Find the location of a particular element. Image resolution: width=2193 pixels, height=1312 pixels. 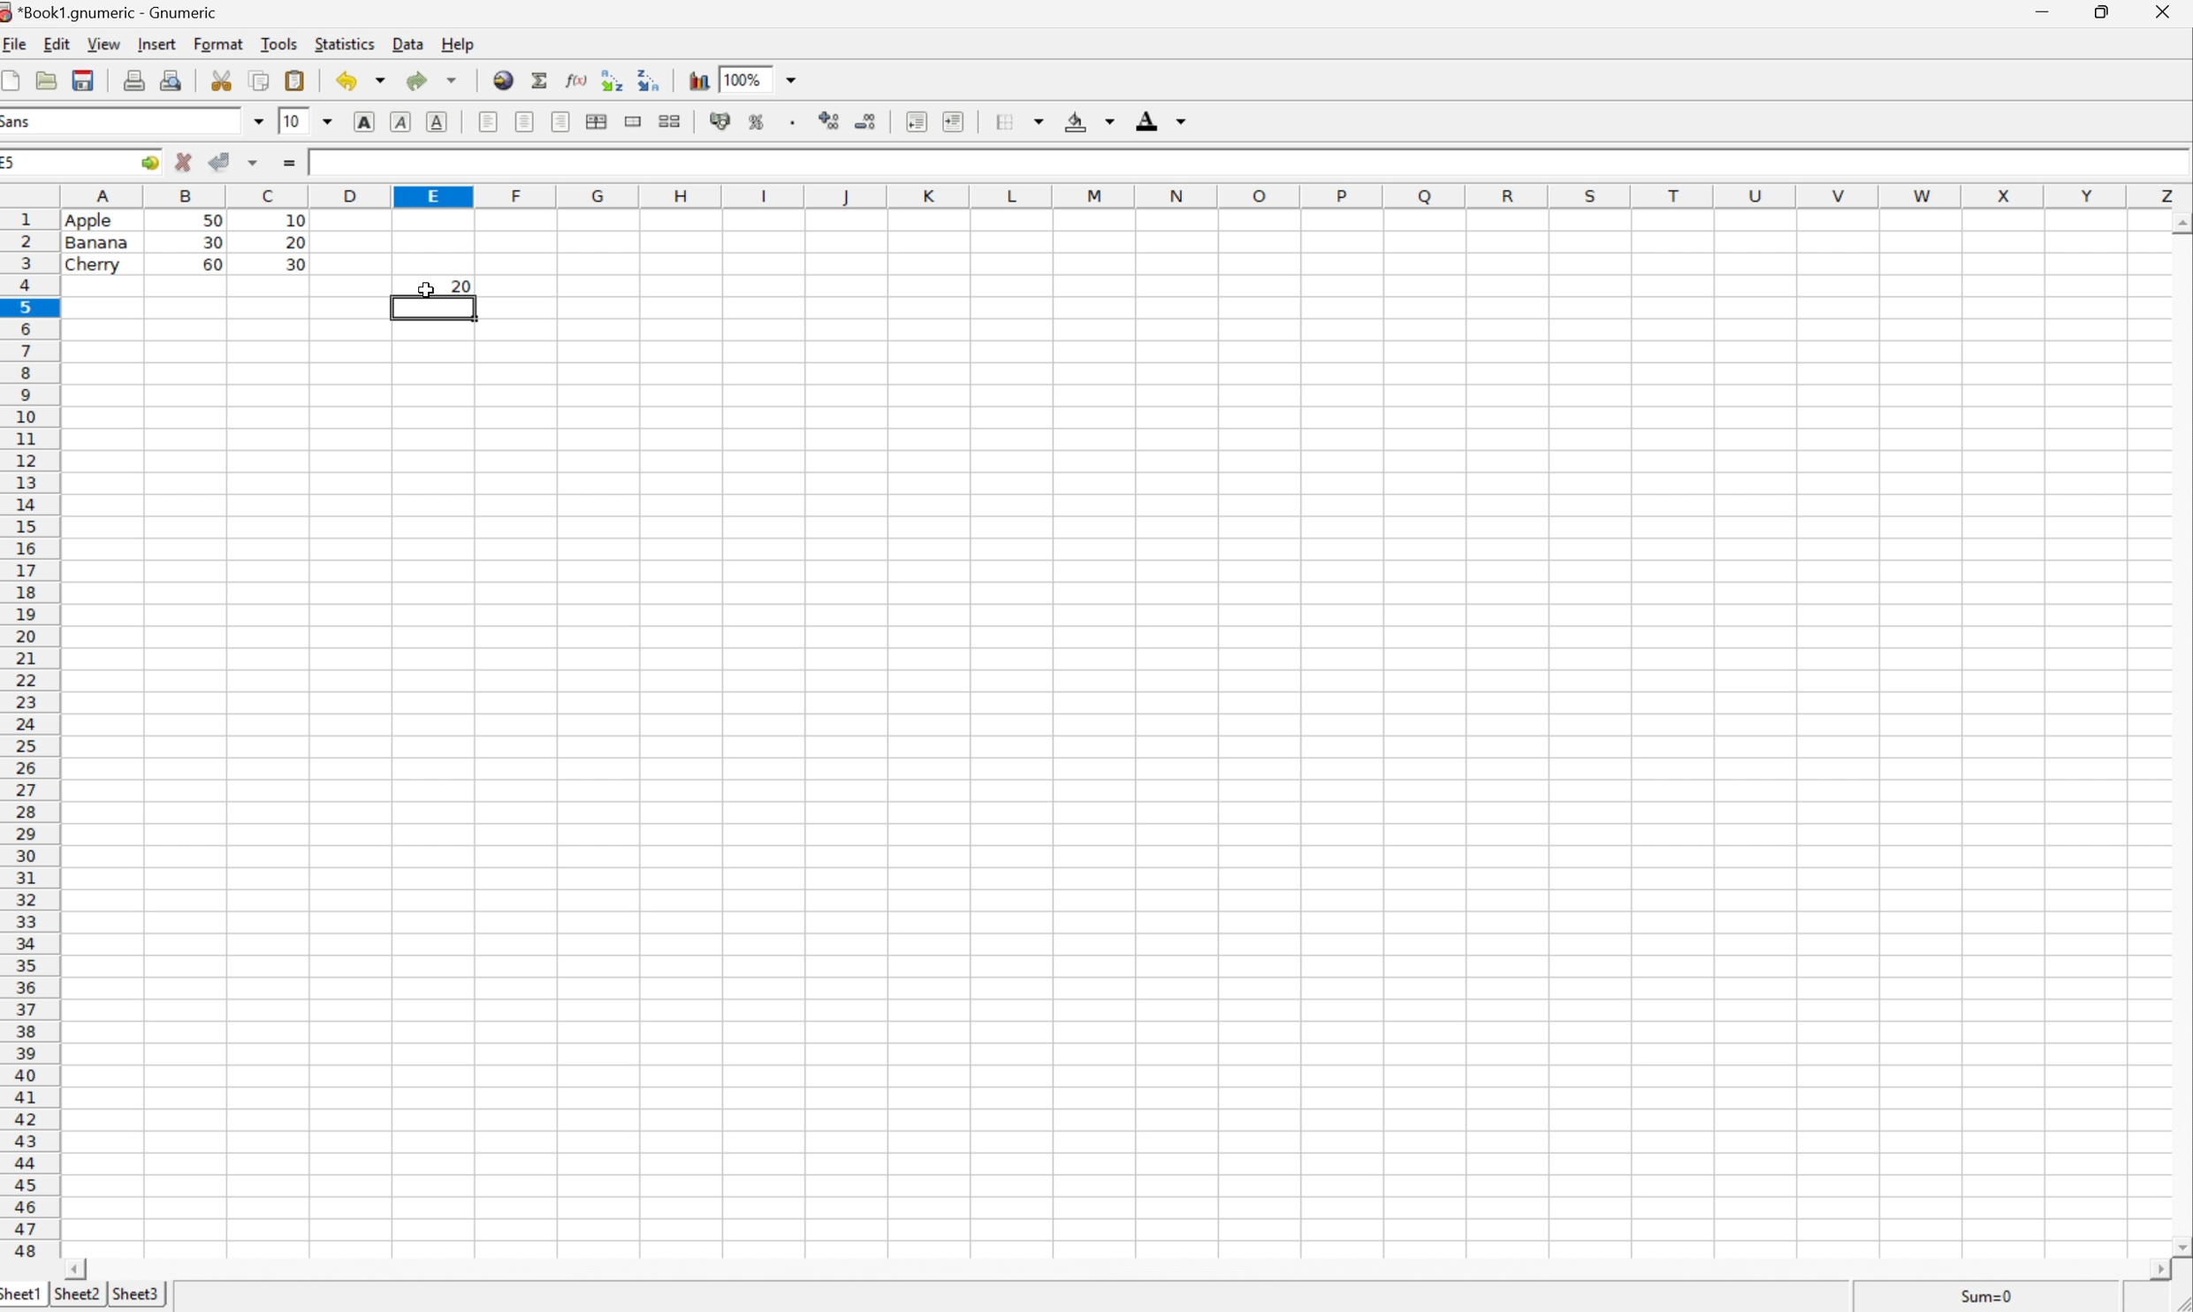

scroll right is located at coordinates (2156, 1270).